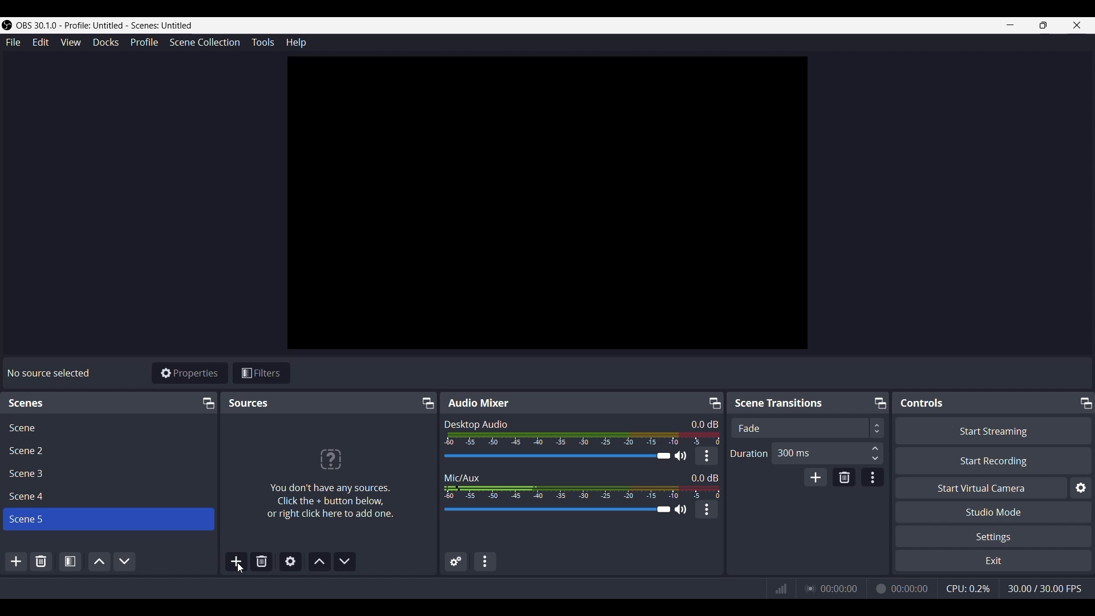 The image size is (1095, 616). I want to click on Streaming, so click(808, 589).